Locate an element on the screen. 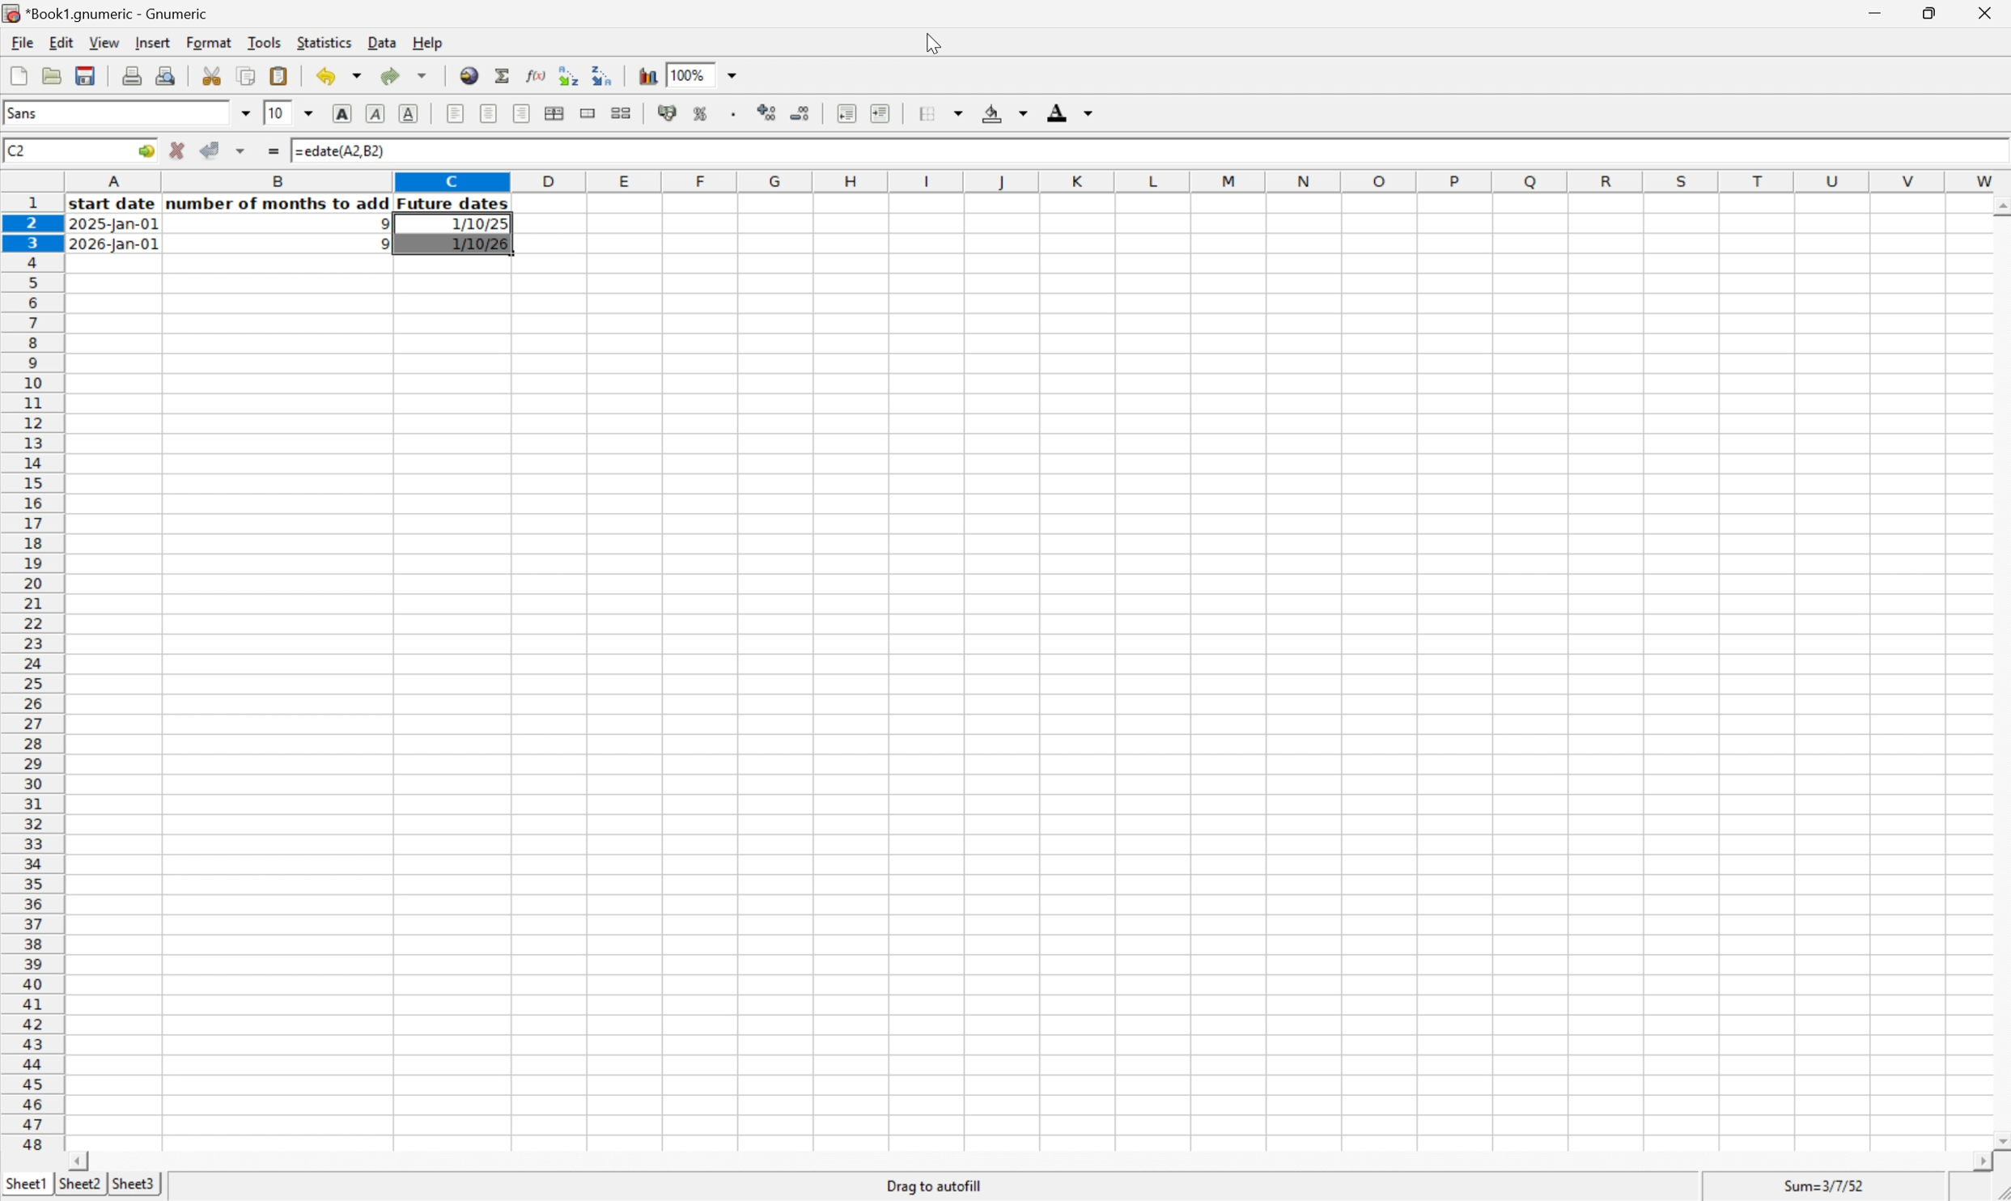 Image resolution: width=2011 pixels, height=1201 pixels. Align Right is located at coordinates (522, 113).